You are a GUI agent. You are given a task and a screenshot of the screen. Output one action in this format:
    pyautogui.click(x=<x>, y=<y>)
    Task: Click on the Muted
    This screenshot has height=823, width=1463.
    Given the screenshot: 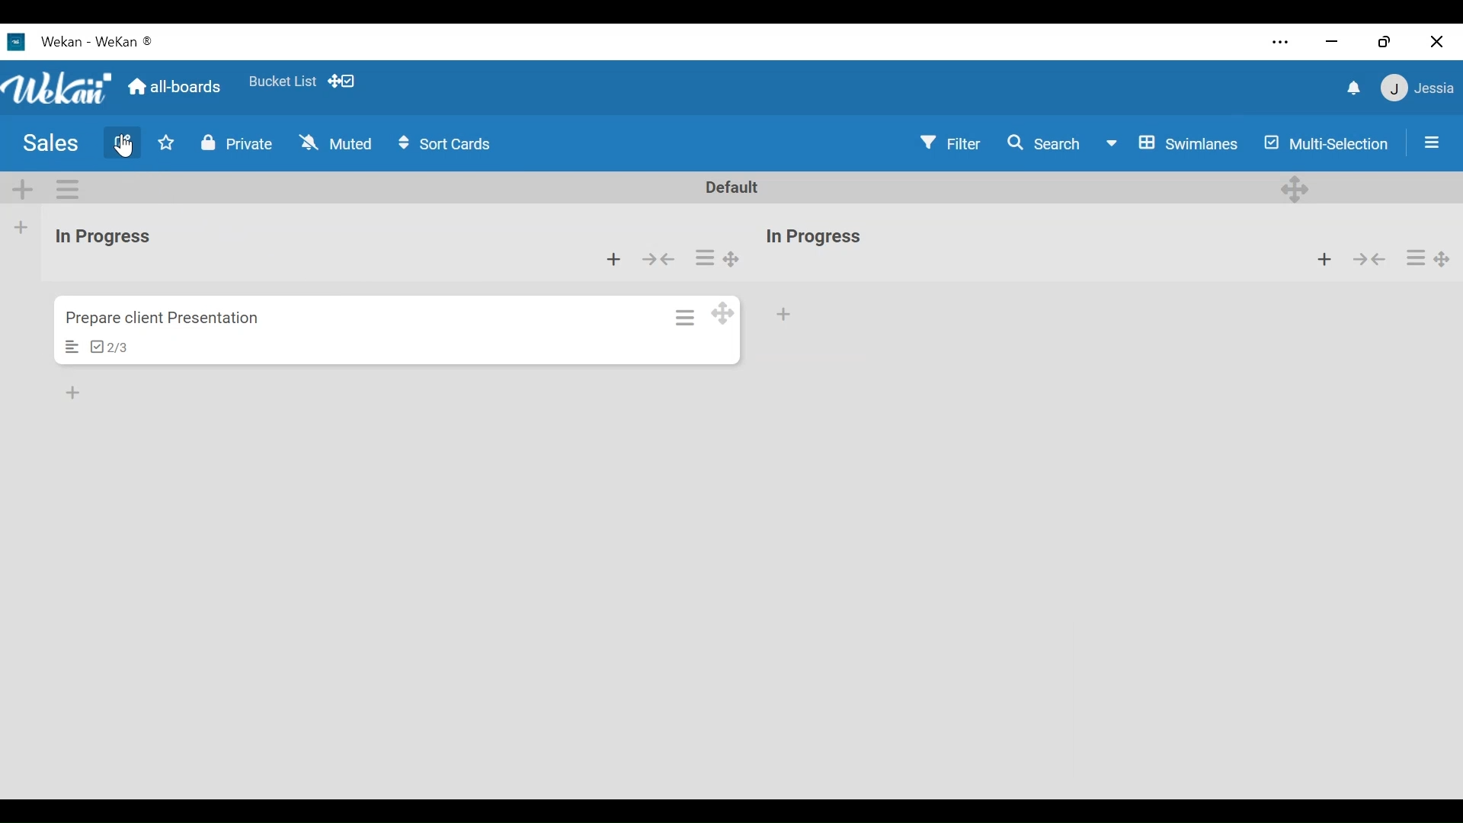 What is the action you would take?
    pyautogui.click(x=337, y=143)
    